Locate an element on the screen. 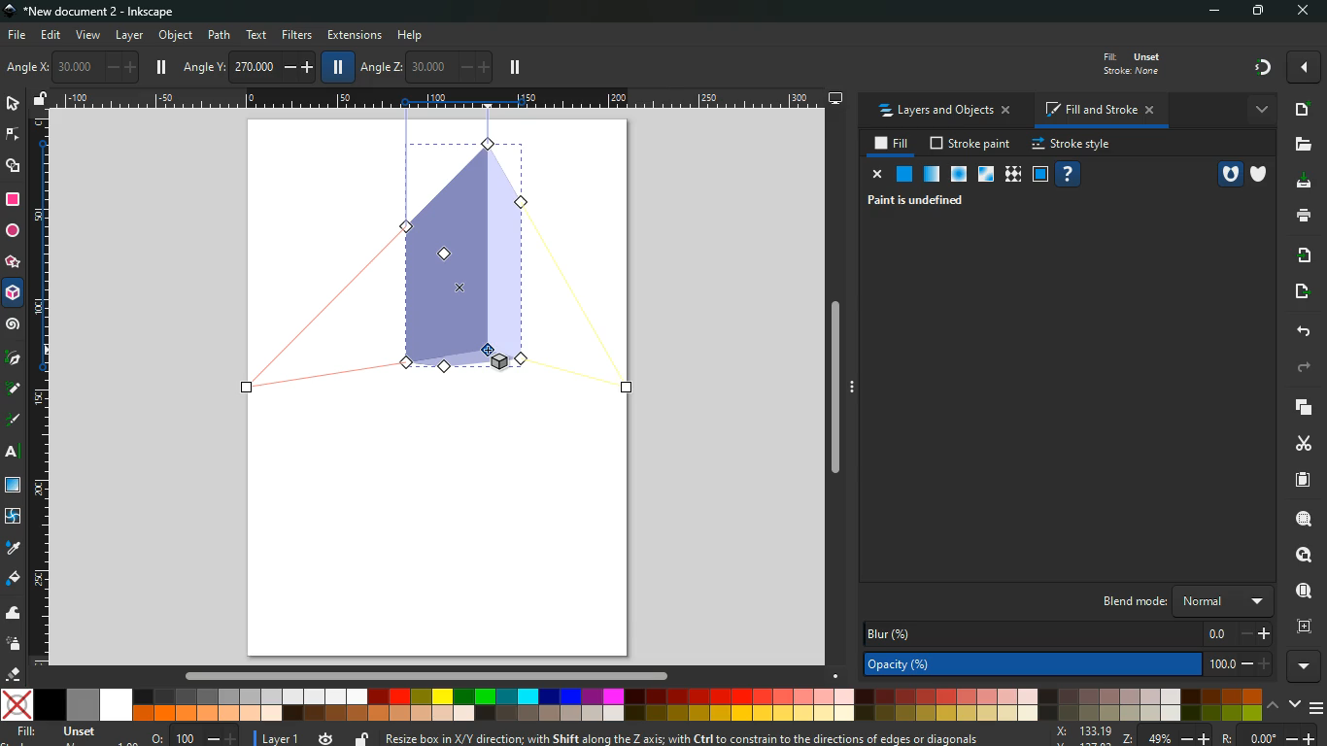 The height and width of the screenshot is (746, 1327). fill is located at coordinates (67, 733).